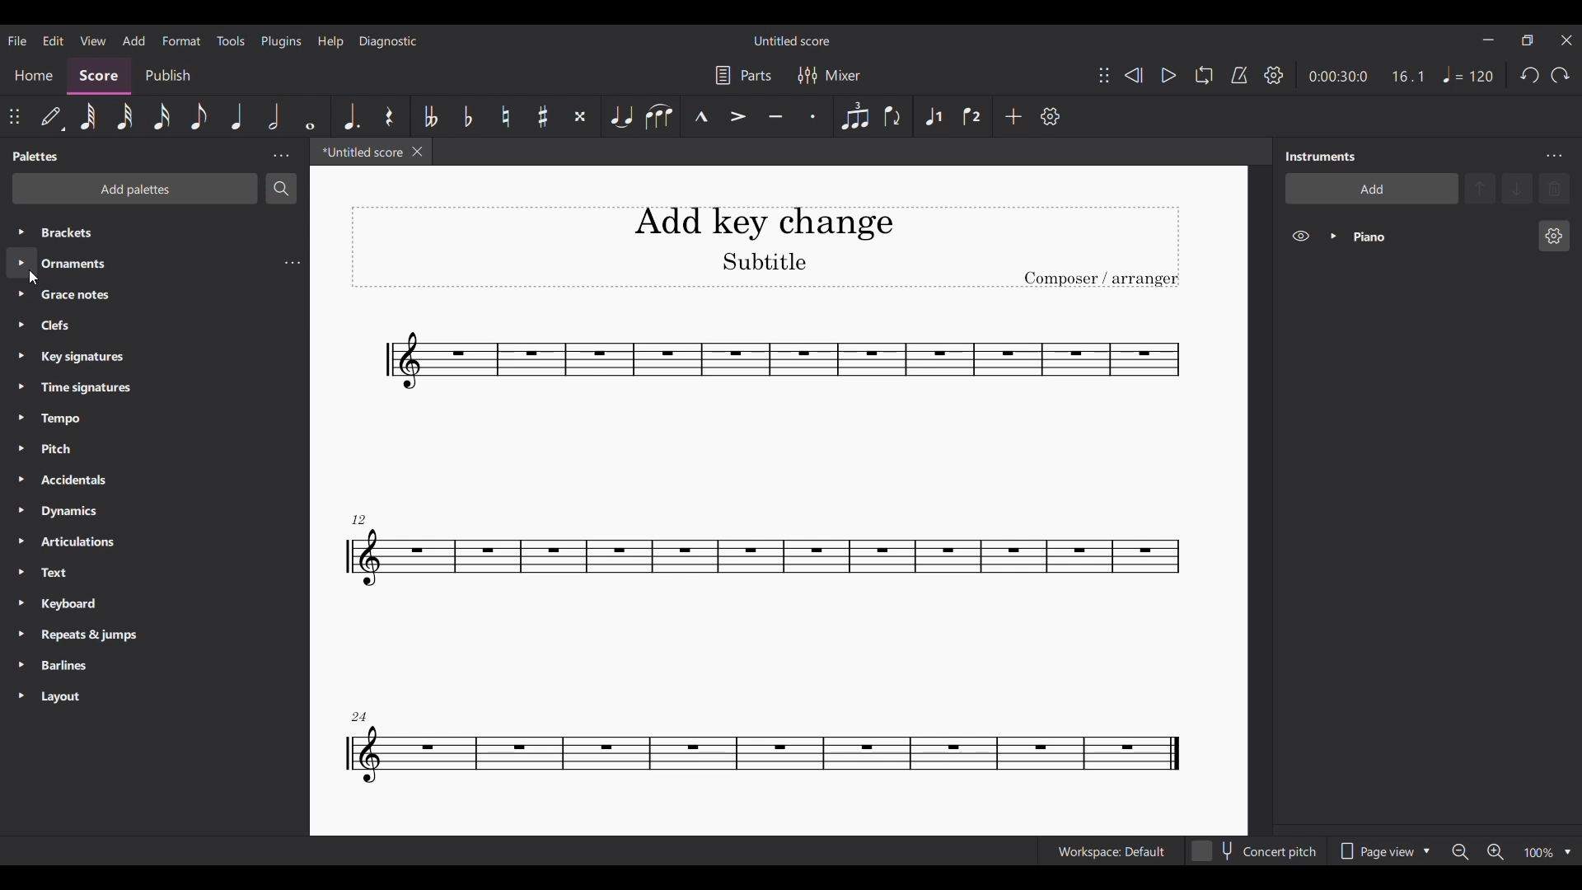  I want to click on File menu, so click(17, 40).